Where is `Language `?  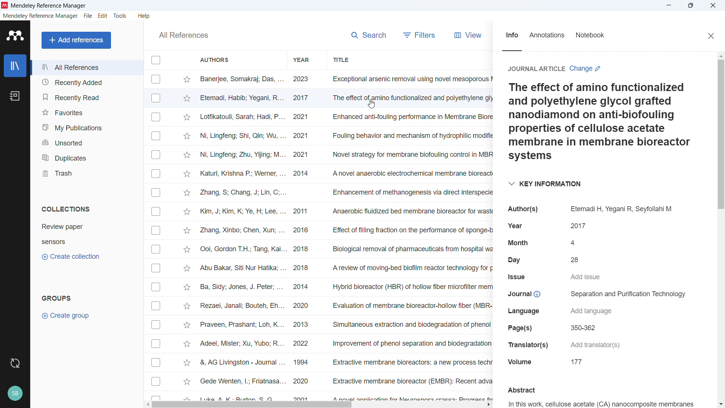
Language  is located at coordinates (559, 312).